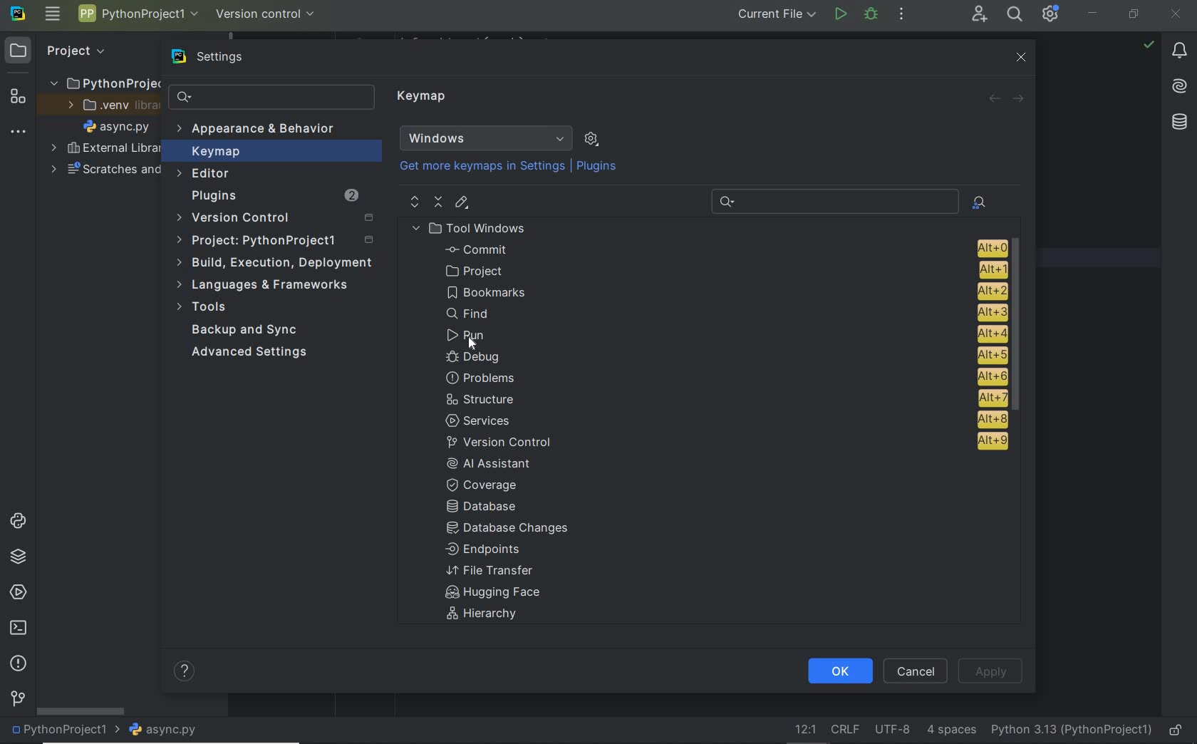  I want to click on current interpreter, so click(1072, 731).